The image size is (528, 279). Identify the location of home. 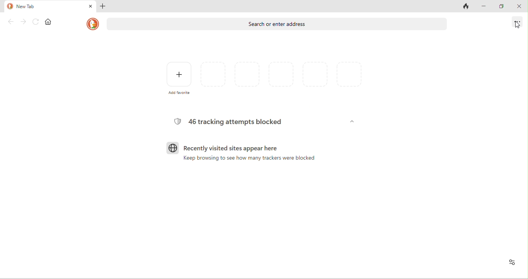
(48, 22).